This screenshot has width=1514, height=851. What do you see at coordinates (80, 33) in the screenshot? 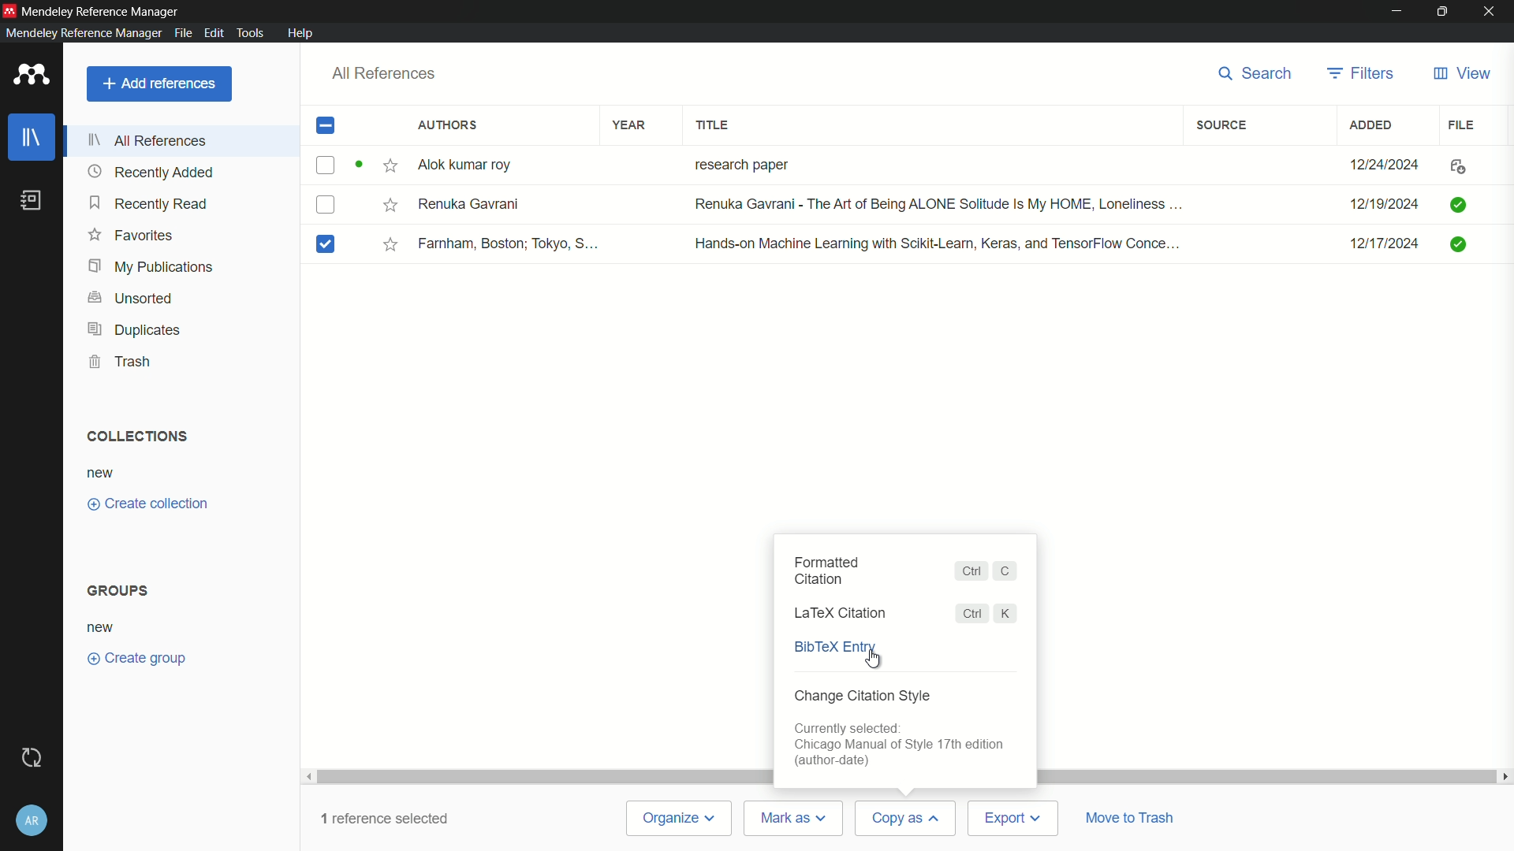
I see `Mendeley Reference Manager` at bounding box center [80, 33].